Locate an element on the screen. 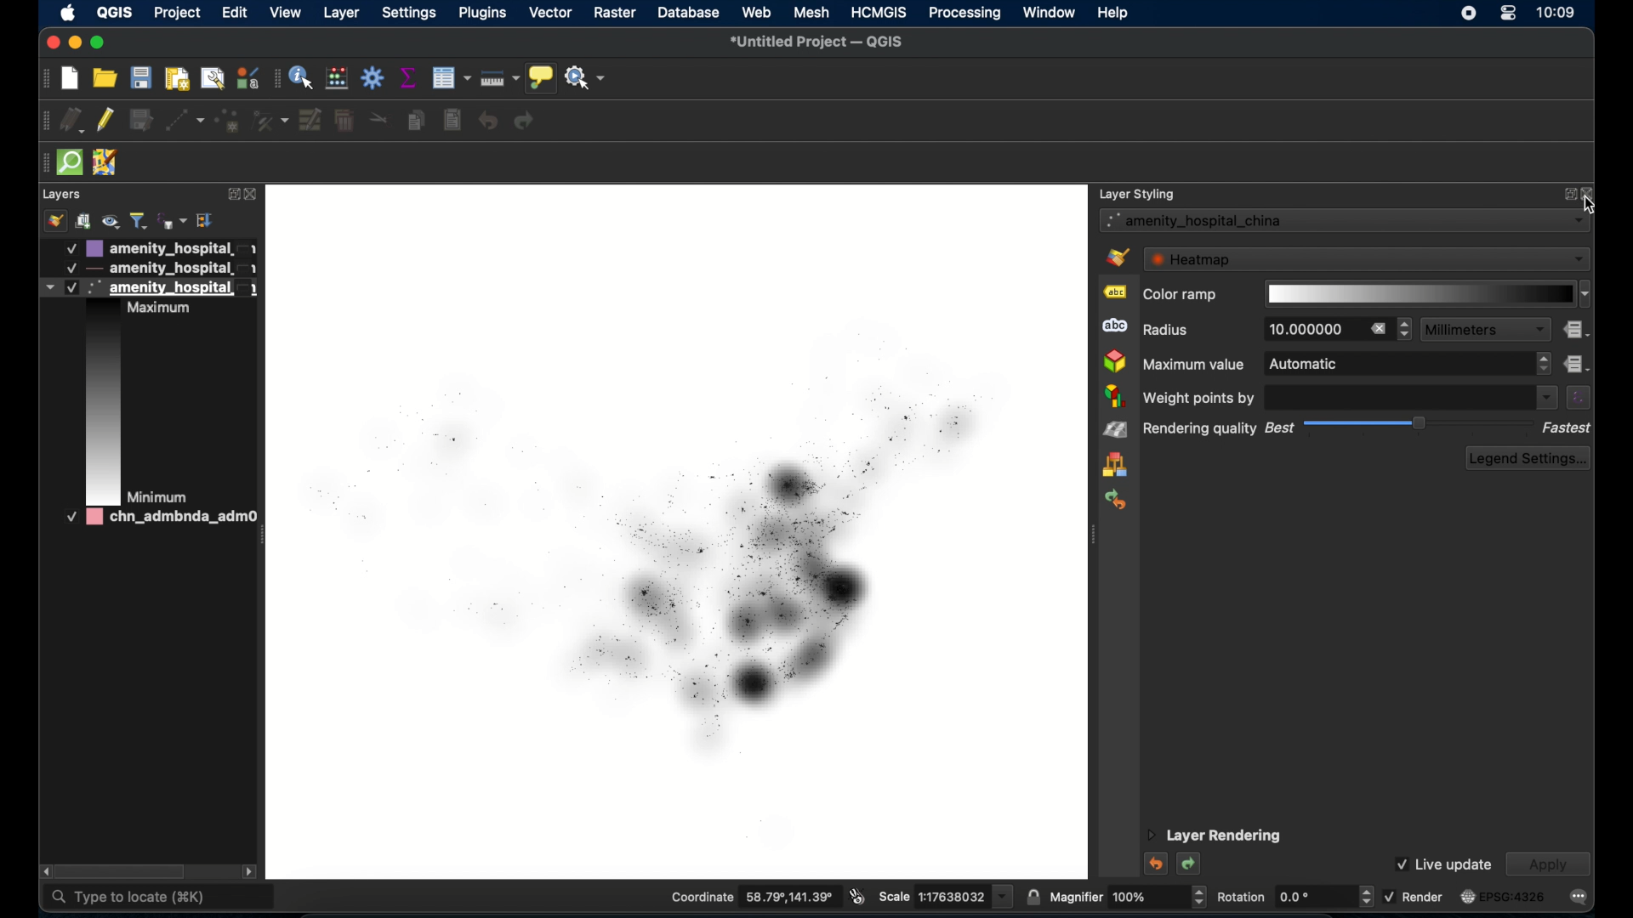  best is located at coordinates (1280, 428).